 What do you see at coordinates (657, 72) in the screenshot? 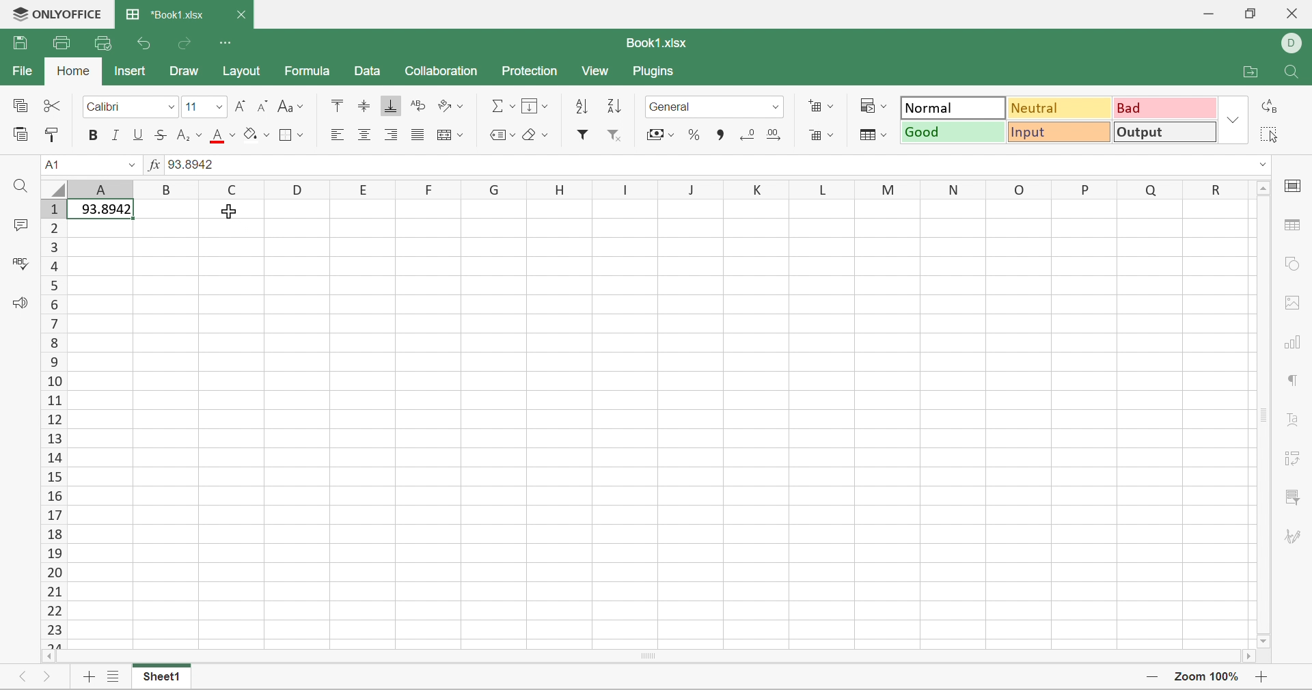
I see `Plugins` at bounding box center [657, 72].